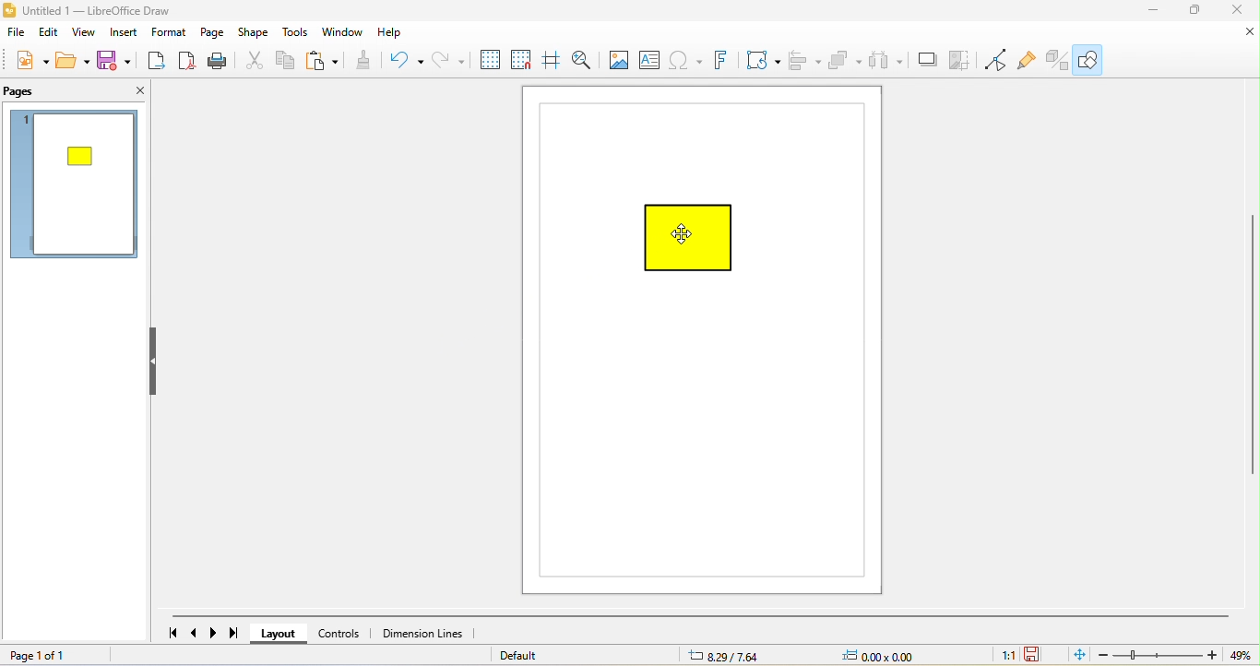 The height and width of the screenshot is (666, 1260). I want to click on undo, so click(403, 60).